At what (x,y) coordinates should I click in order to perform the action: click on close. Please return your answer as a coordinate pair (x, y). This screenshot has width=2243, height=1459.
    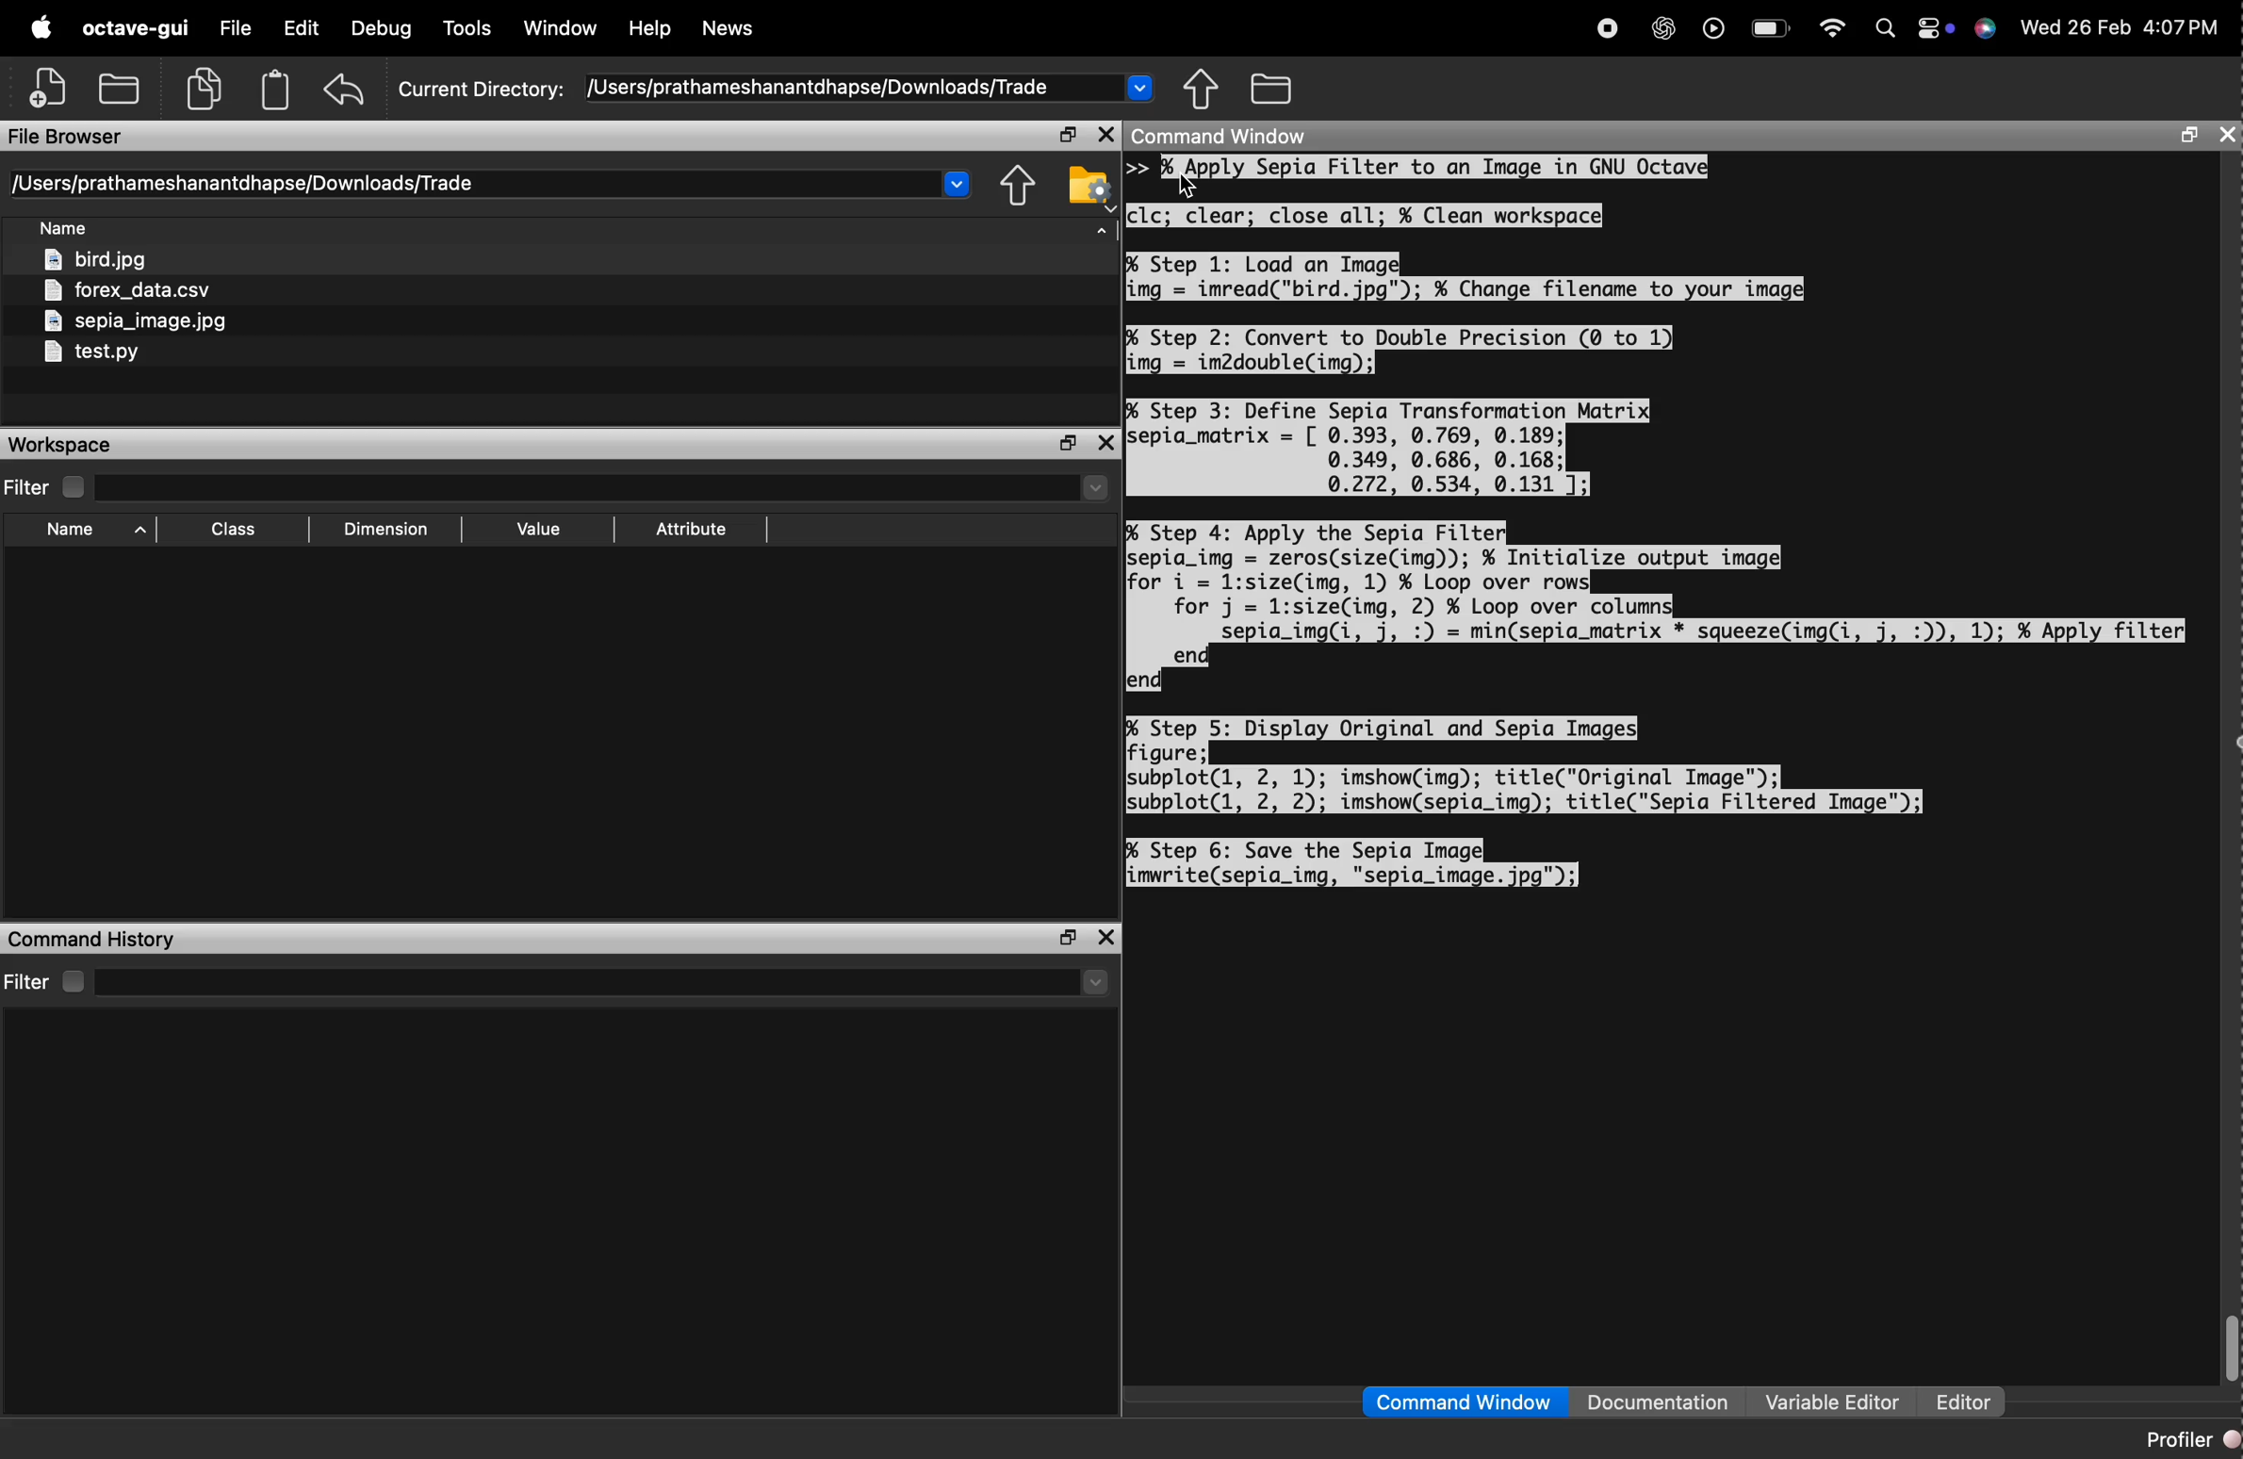
    Looking at the image, I should click on (1108, 134).